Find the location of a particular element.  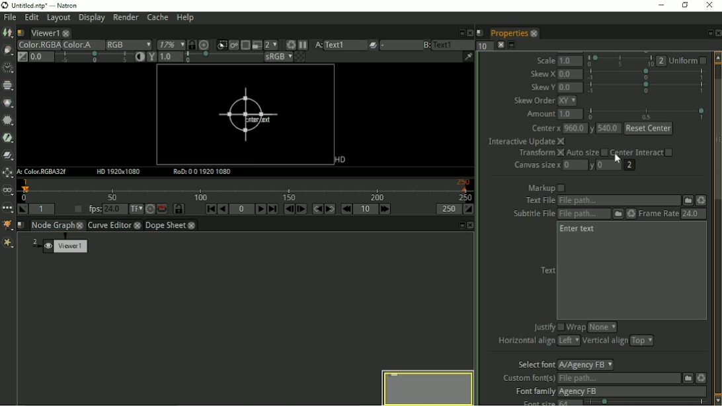

17% is located at coordinates (170, 44).